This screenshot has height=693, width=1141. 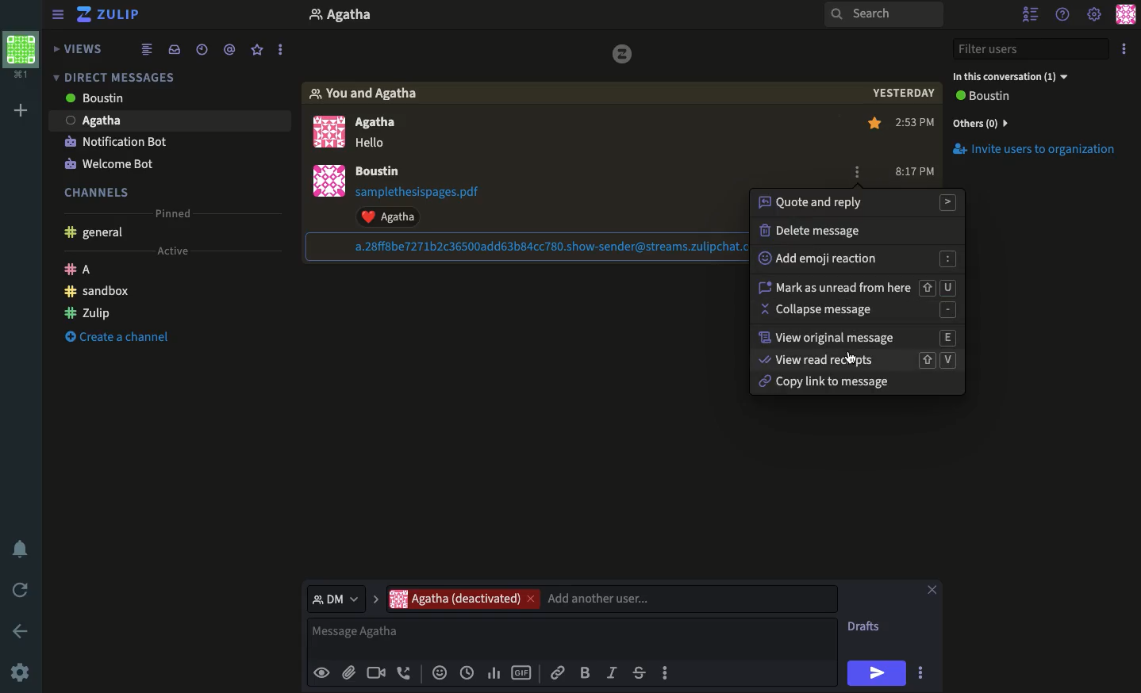 What do you see at coordinates (258, 51) in the screenshot?
I see `Favorite` at bounding box center [258, 51].